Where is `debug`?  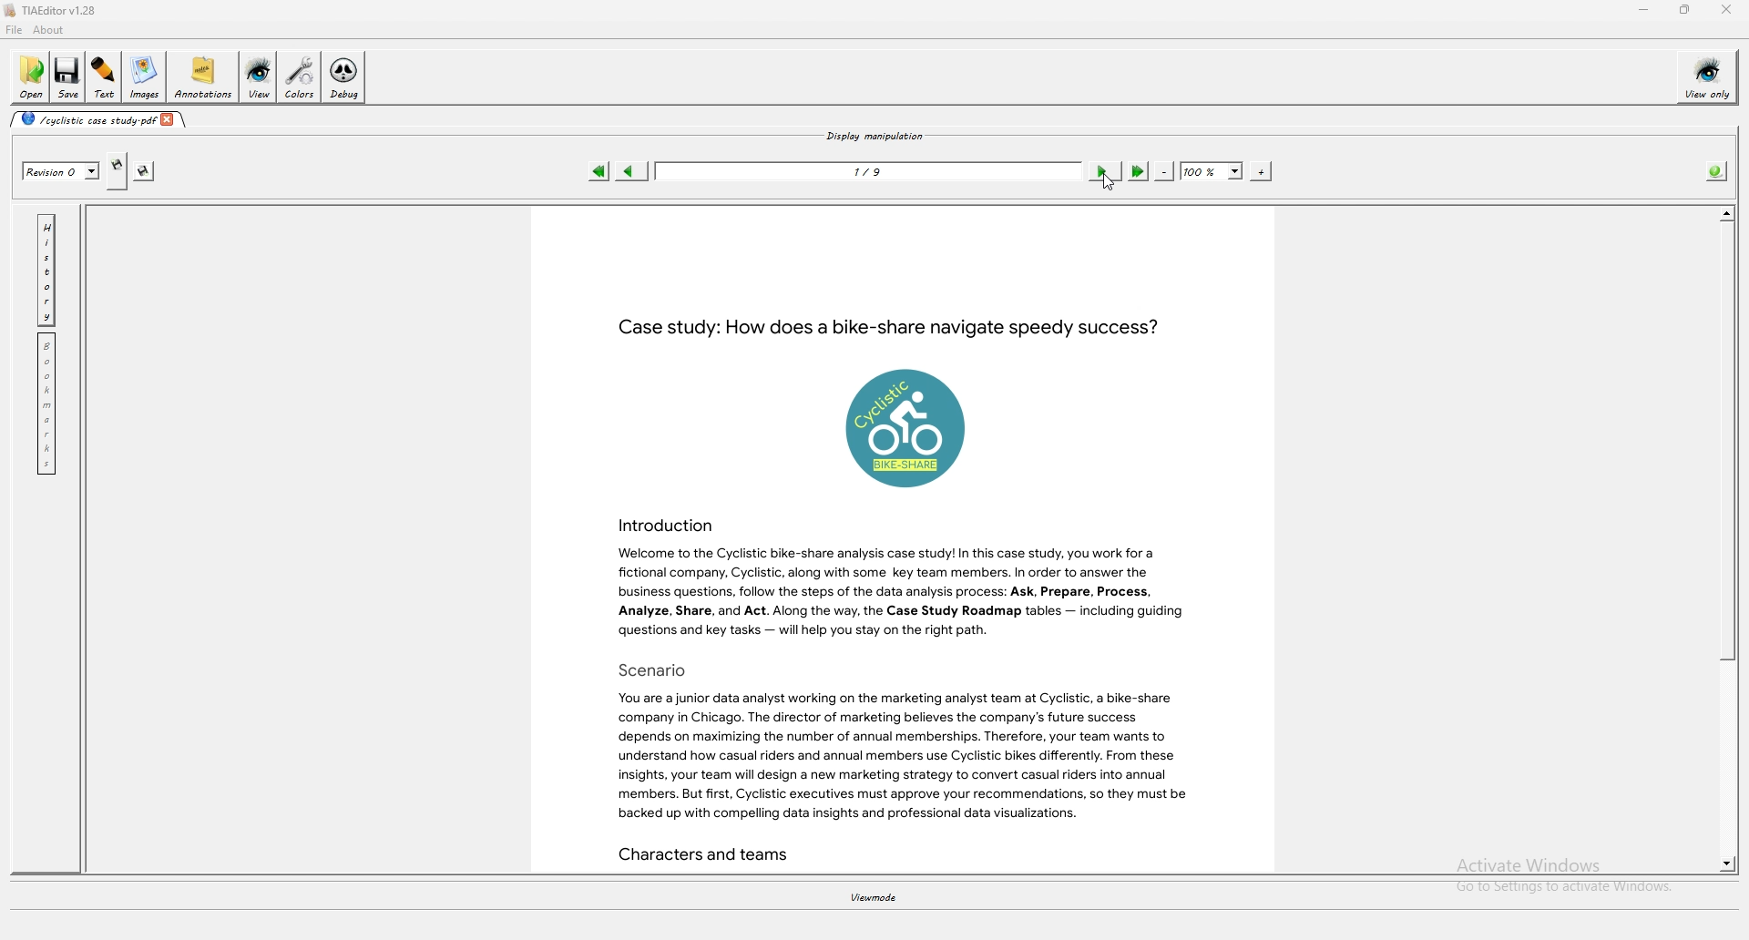 debug is located at coordinates (344, 77).